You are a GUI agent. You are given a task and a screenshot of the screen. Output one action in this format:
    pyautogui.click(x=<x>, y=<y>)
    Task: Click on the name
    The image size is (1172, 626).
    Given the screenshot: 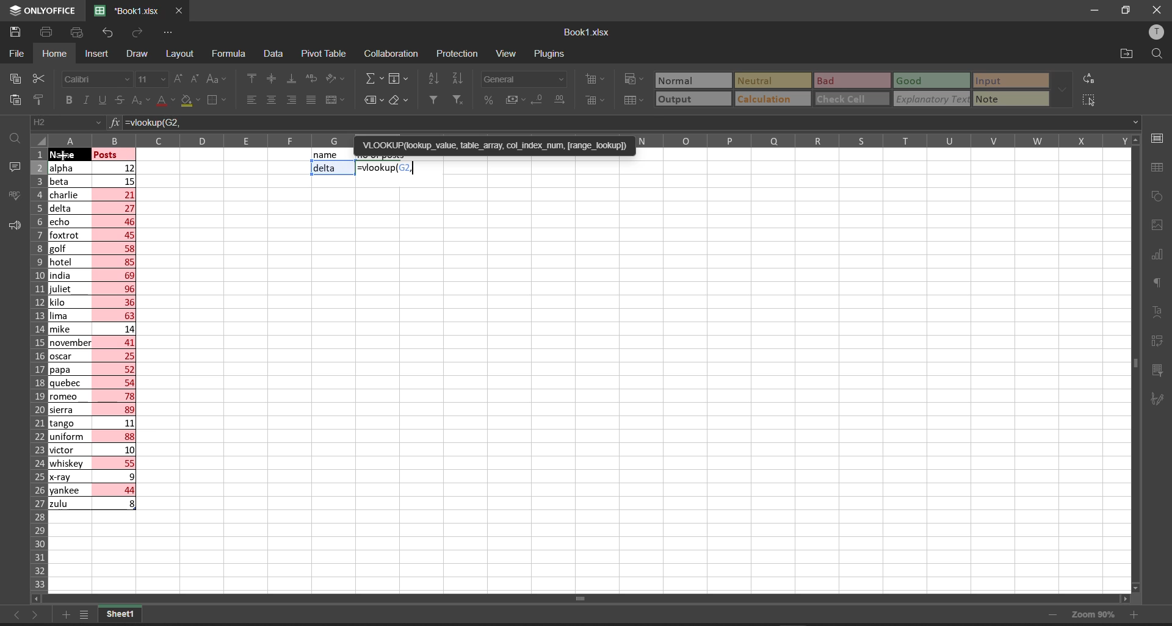 What is the action you would take?
    pyautogui.click(x=327, y=155)
    